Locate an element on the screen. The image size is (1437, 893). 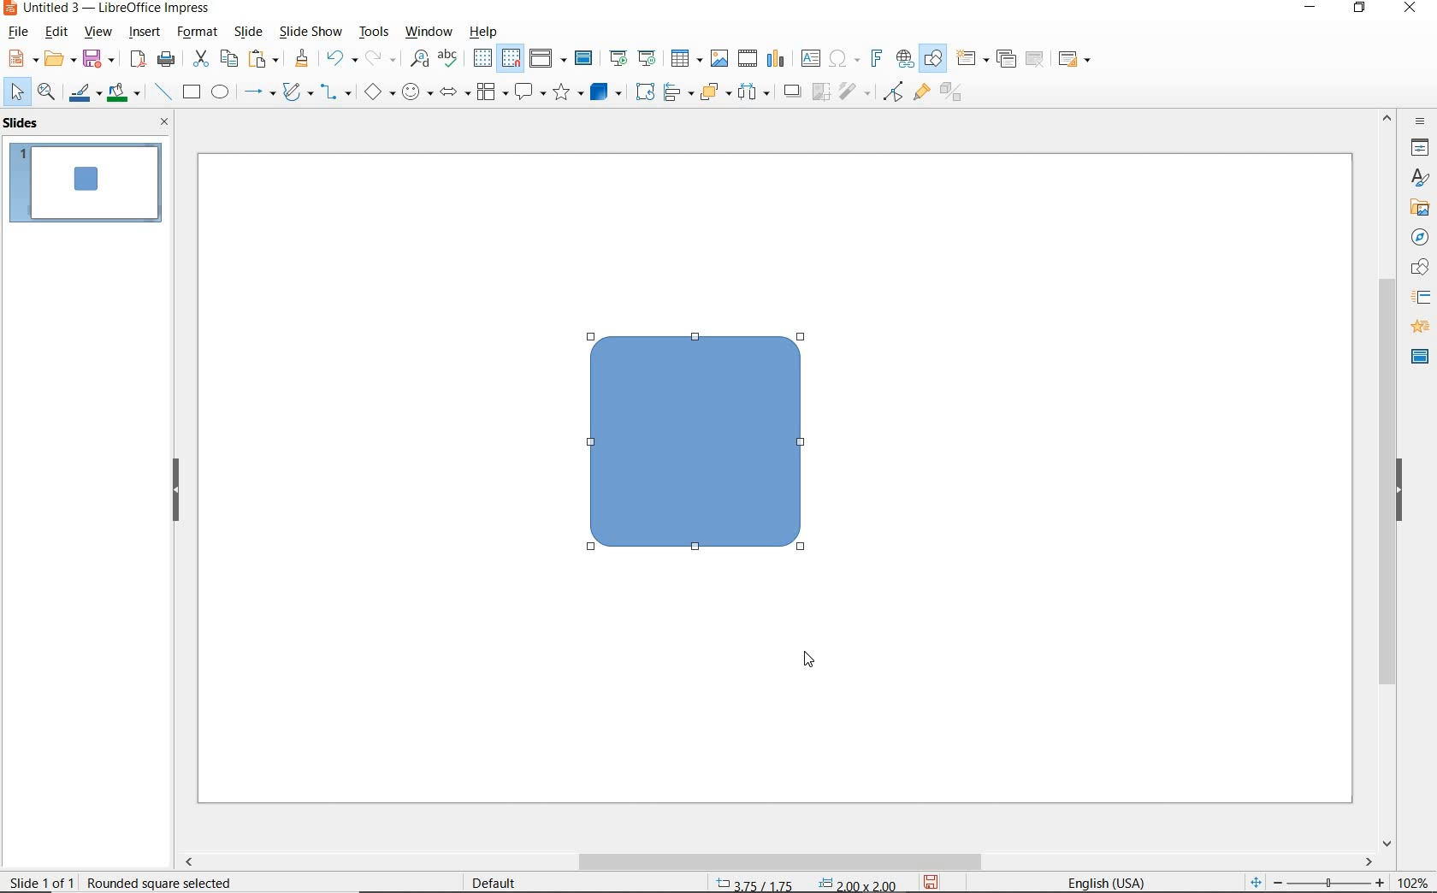
align objects is located at coordinates (678, 94).